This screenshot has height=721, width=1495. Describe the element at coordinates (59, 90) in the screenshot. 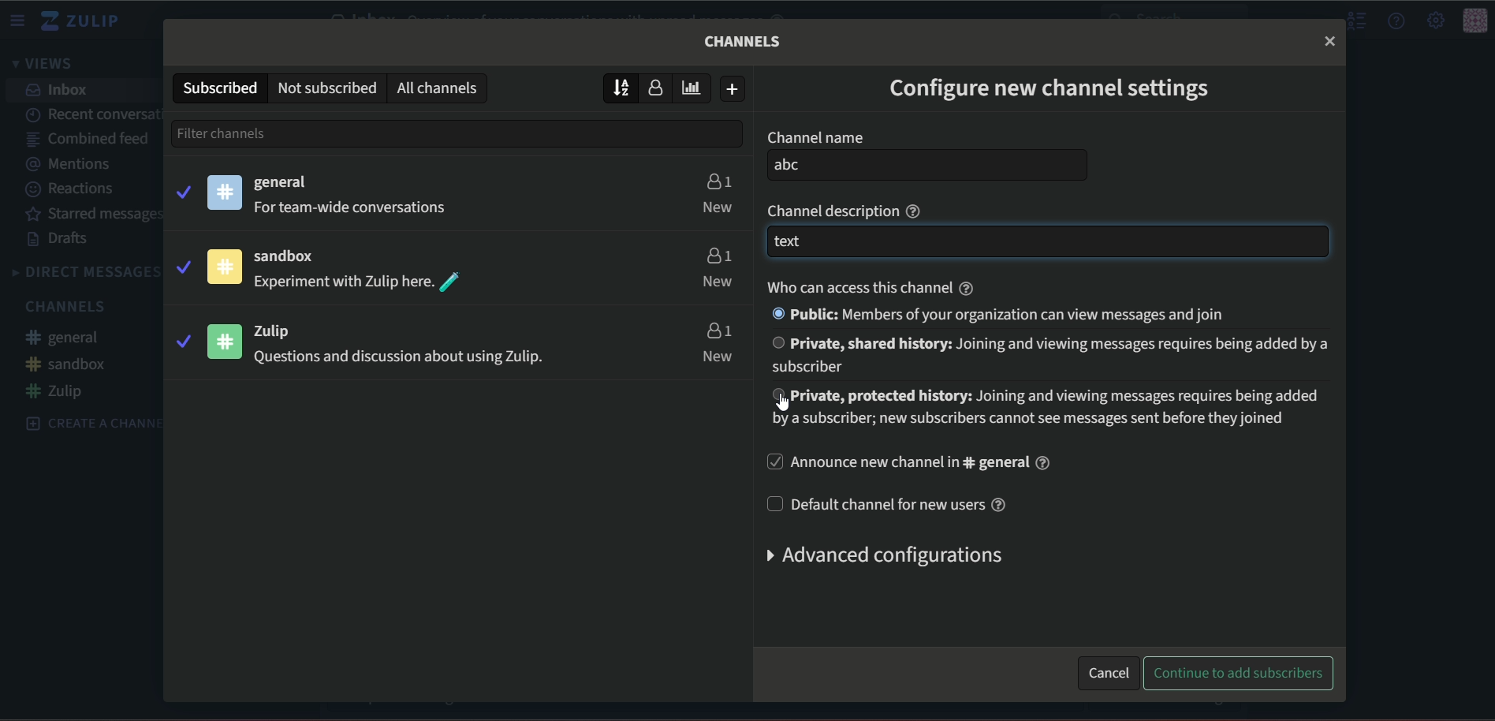

I see `inbox` at that location.